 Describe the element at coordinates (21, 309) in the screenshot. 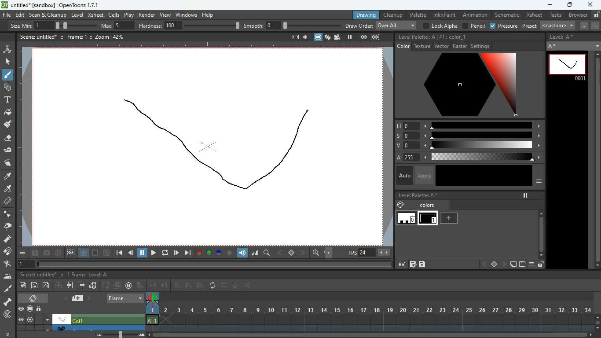

I see `view` at that location.